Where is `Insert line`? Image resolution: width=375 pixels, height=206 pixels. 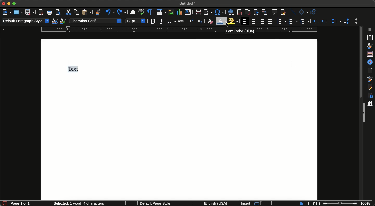 Insert line is located at coordinates (293, 12).